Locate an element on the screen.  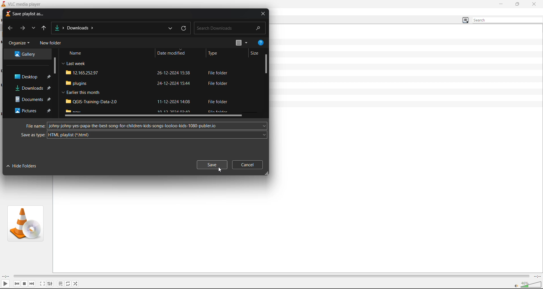
file name , date modified and type is located at coordinates (156, 74).